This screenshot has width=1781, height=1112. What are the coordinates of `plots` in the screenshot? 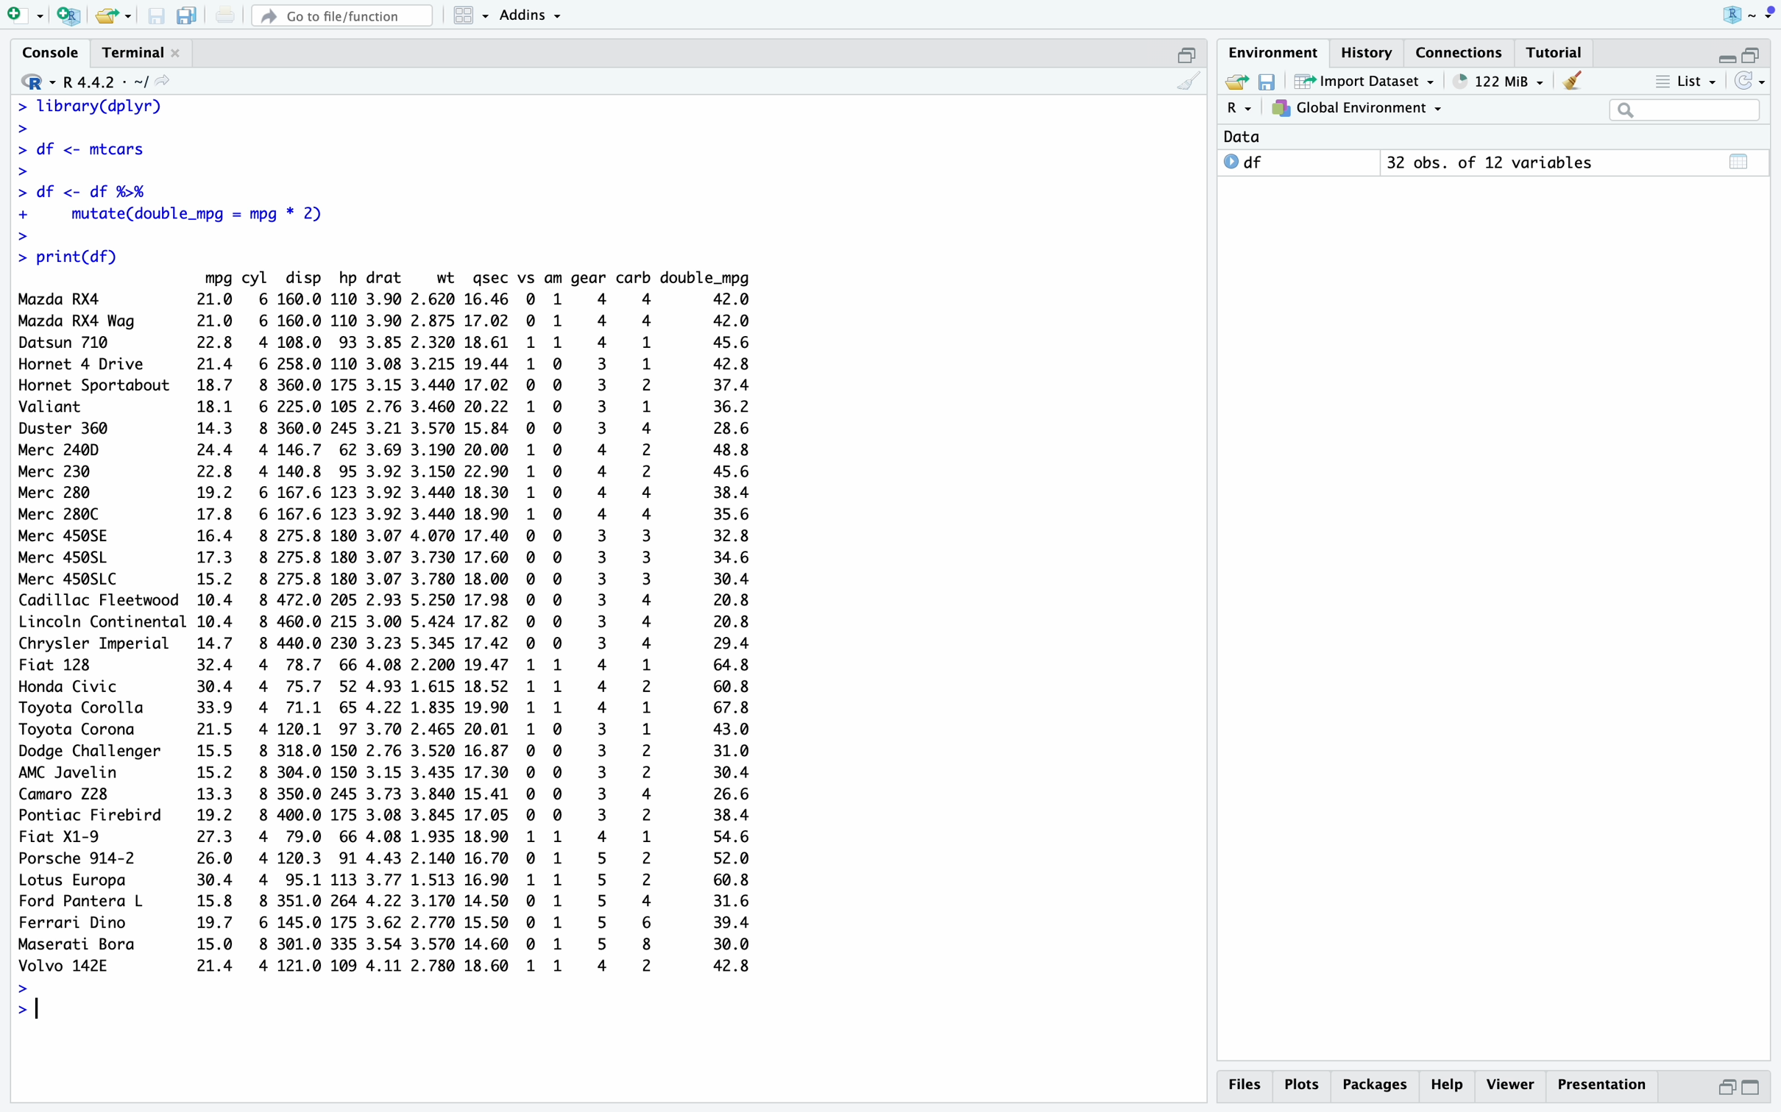 It's located at (1304, 1086).